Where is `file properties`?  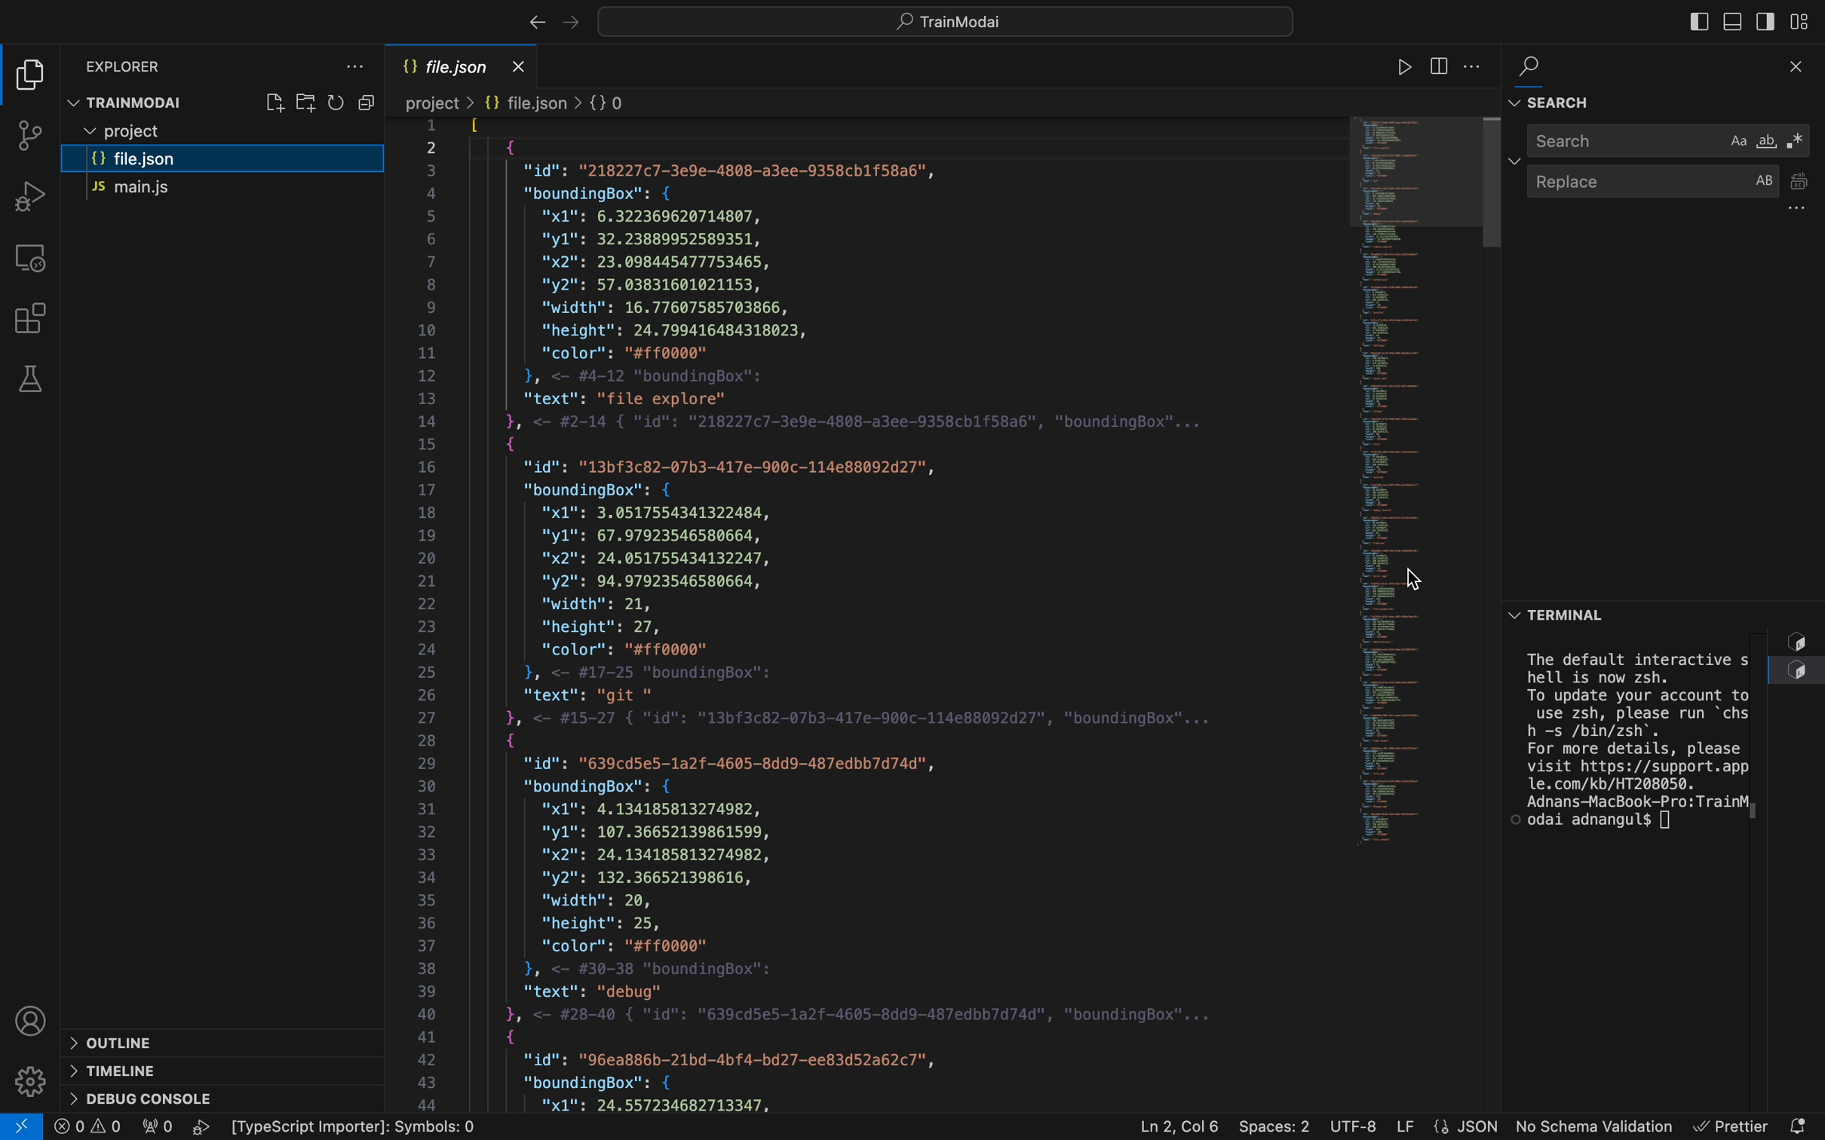
file properties is located at coordinates (1446, 1127).